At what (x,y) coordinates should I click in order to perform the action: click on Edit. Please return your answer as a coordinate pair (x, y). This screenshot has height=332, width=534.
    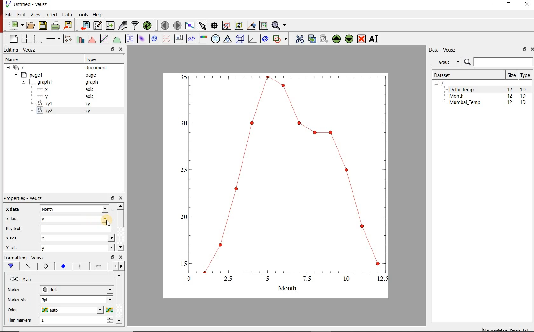
    Looking at the image, I should click on (21, 14).